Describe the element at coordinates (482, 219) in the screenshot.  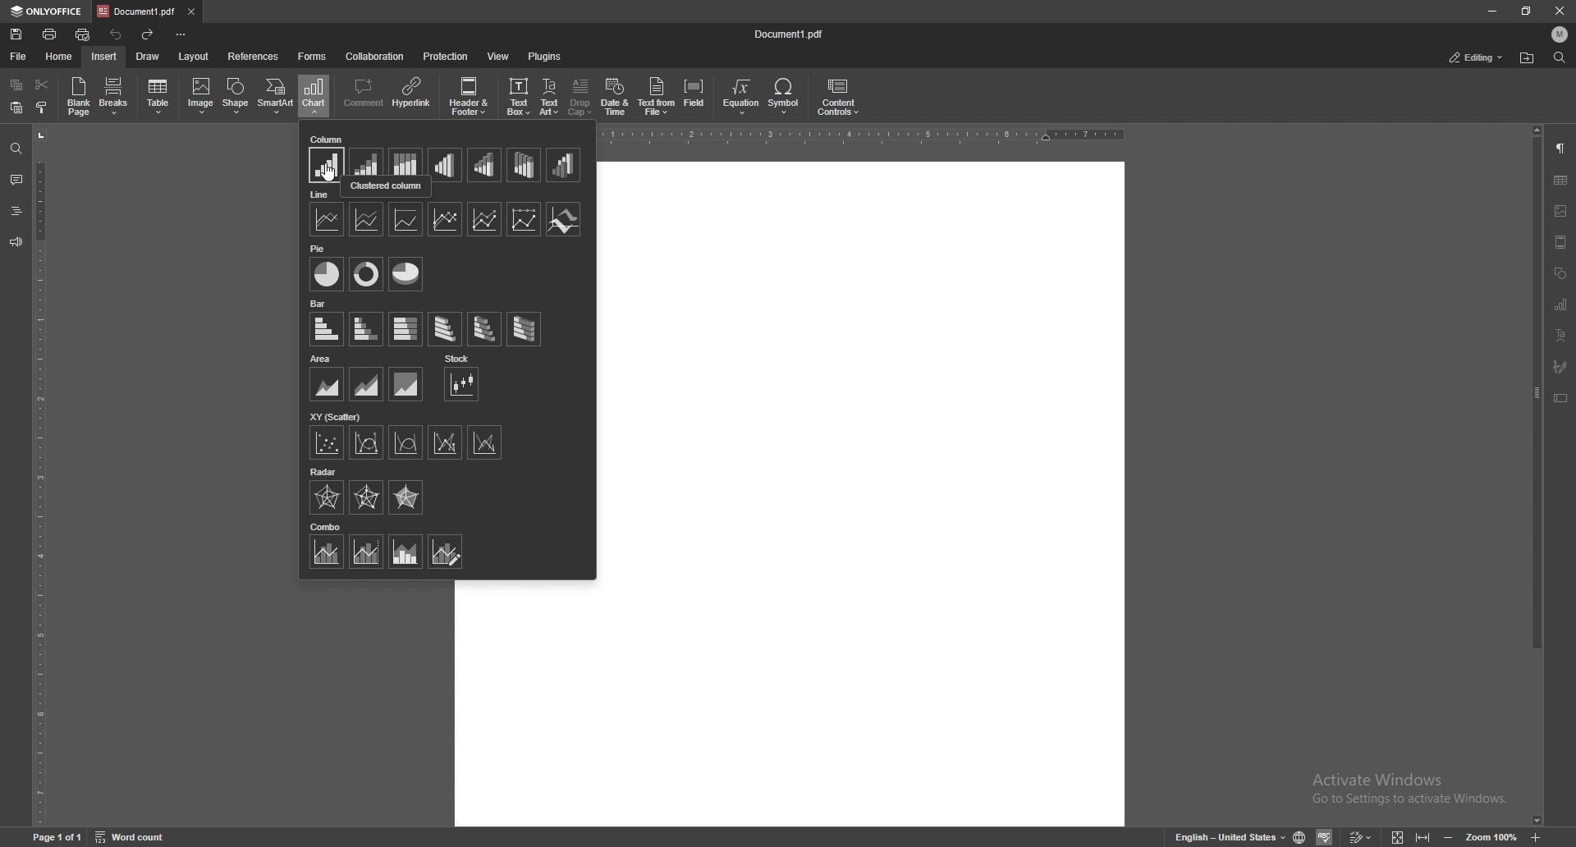
I see `stacked line with markers` at that location.